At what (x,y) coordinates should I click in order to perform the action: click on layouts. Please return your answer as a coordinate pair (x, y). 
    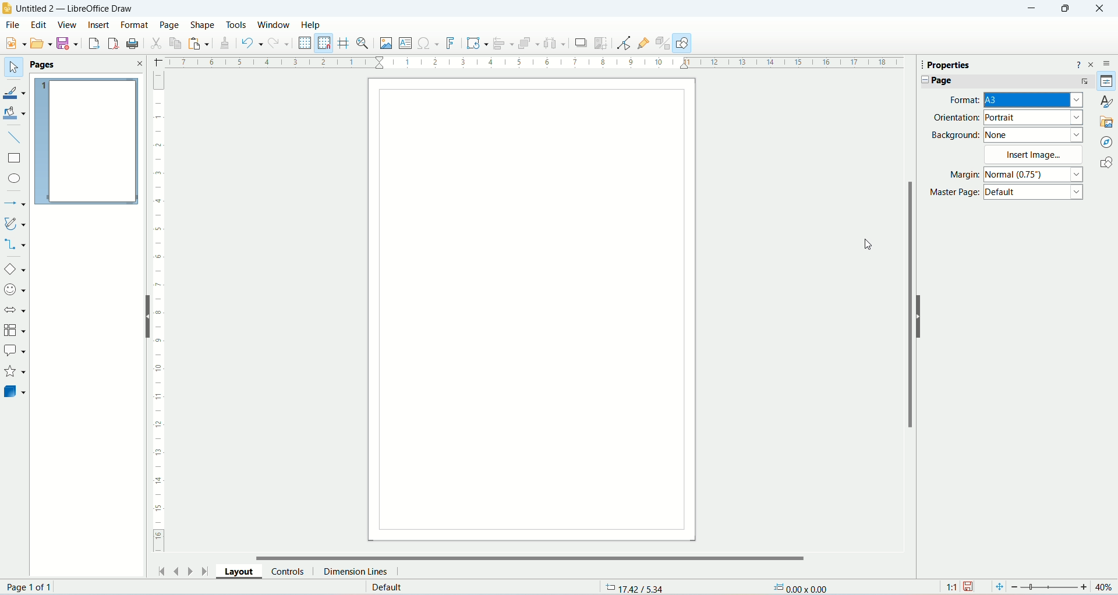
    Looking at the image, I should click on (242, 571).